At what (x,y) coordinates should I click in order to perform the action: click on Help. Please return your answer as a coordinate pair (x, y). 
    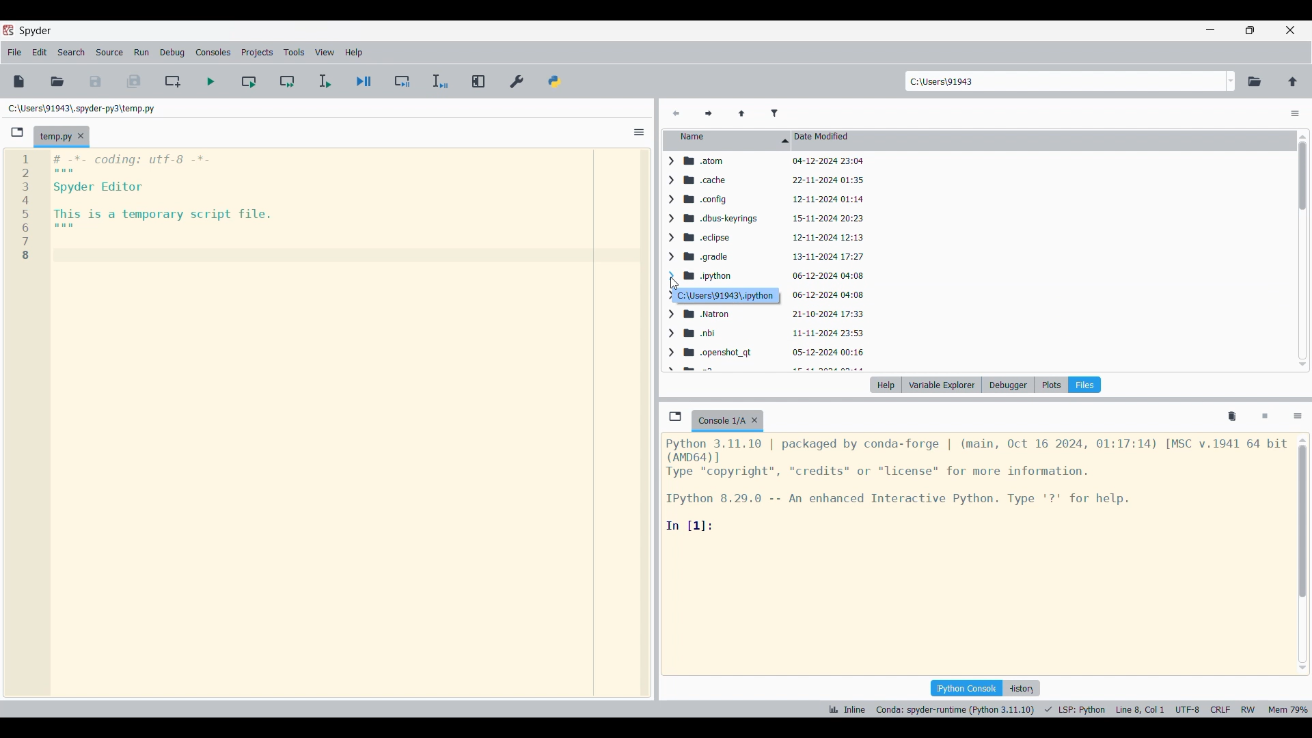
    Looking at the image, I should click on (886, 385).